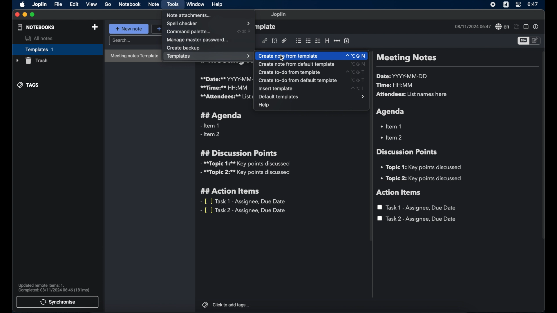  Describe the element at coordinates (92, 4) in the screenshot. I see `view` at that location.